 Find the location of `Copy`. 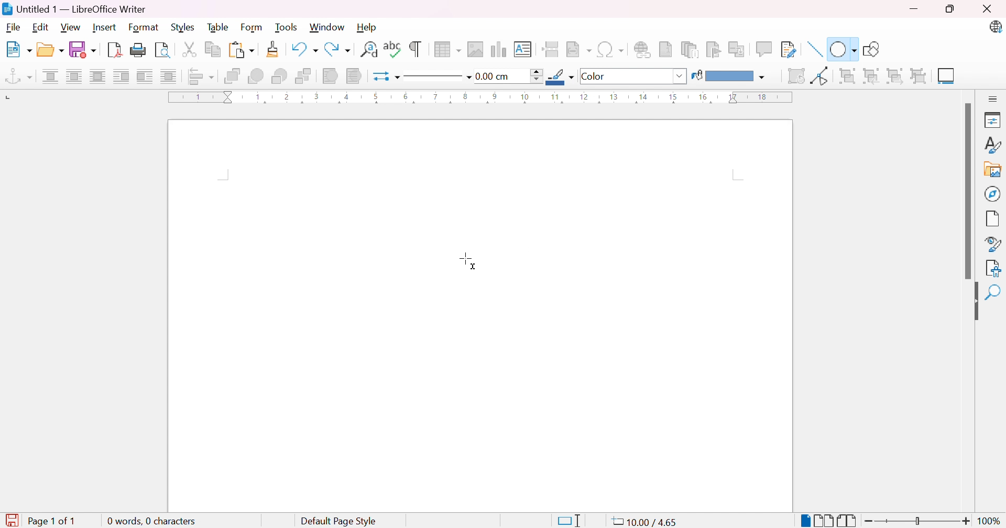

Copy is located at coordinates (213, 50).